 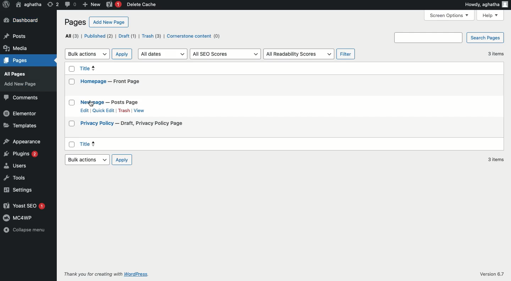 What do you see at coordinates (498, 54) in the screenshot?
I see `3 items` at bounding box center [498, 54].